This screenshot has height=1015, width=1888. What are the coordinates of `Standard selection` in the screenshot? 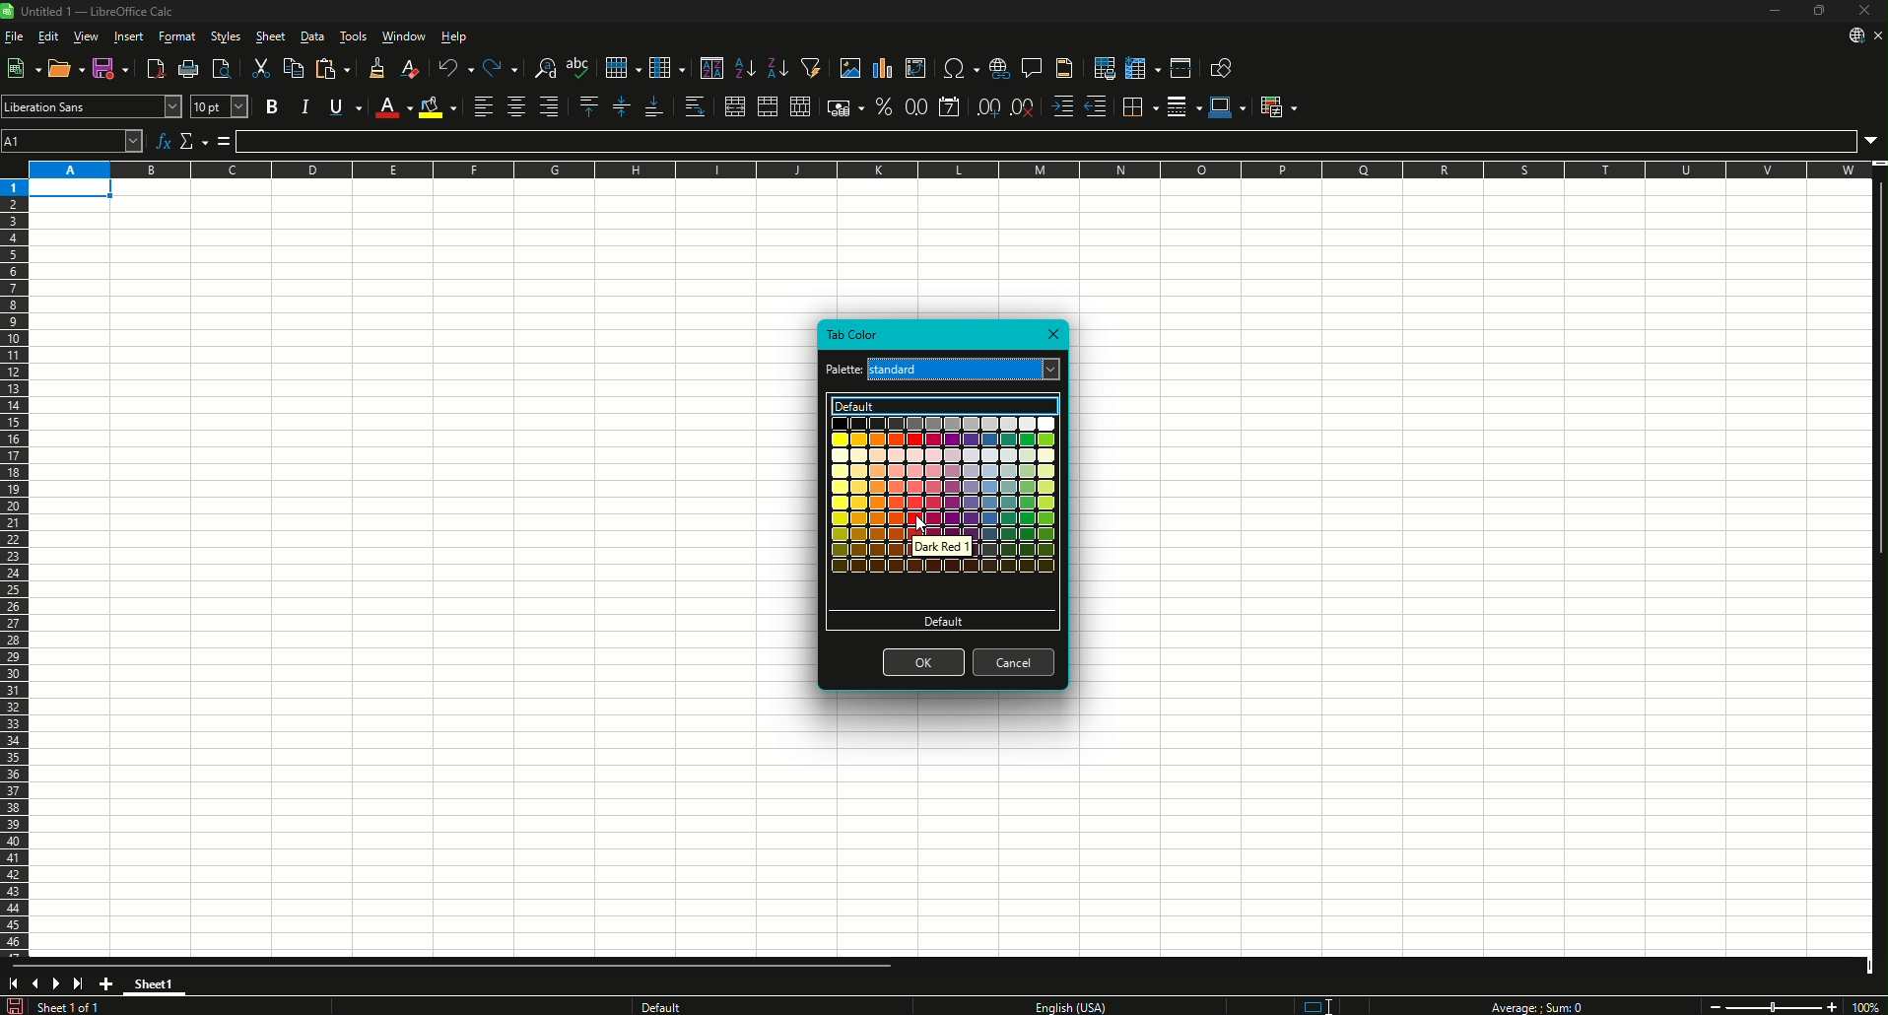 It's located at (1316, 1006).